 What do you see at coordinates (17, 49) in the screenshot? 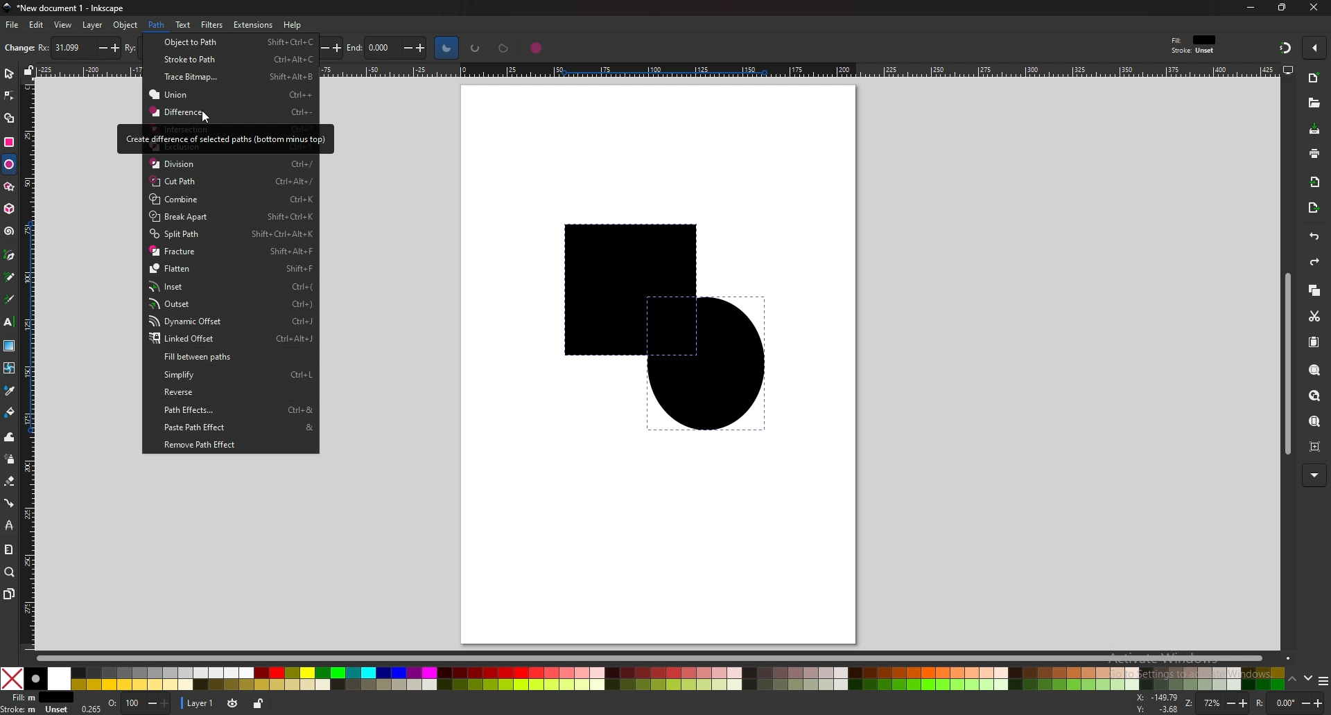
I see `new` at bounding box center [17, 49].